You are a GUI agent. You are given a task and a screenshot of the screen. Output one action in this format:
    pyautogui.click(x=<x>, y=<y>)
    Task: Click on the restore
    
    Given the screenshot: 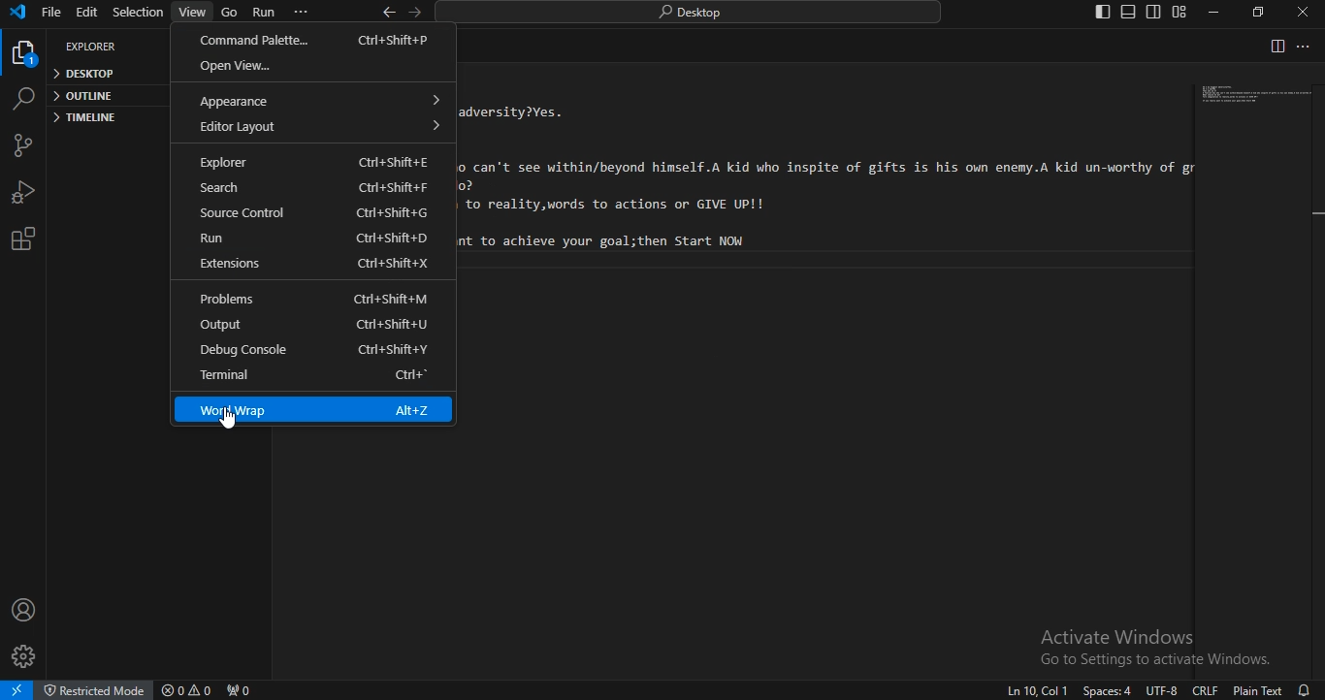 What is the action you would take?
    pyautogui.click(x=1262, y=11)
    